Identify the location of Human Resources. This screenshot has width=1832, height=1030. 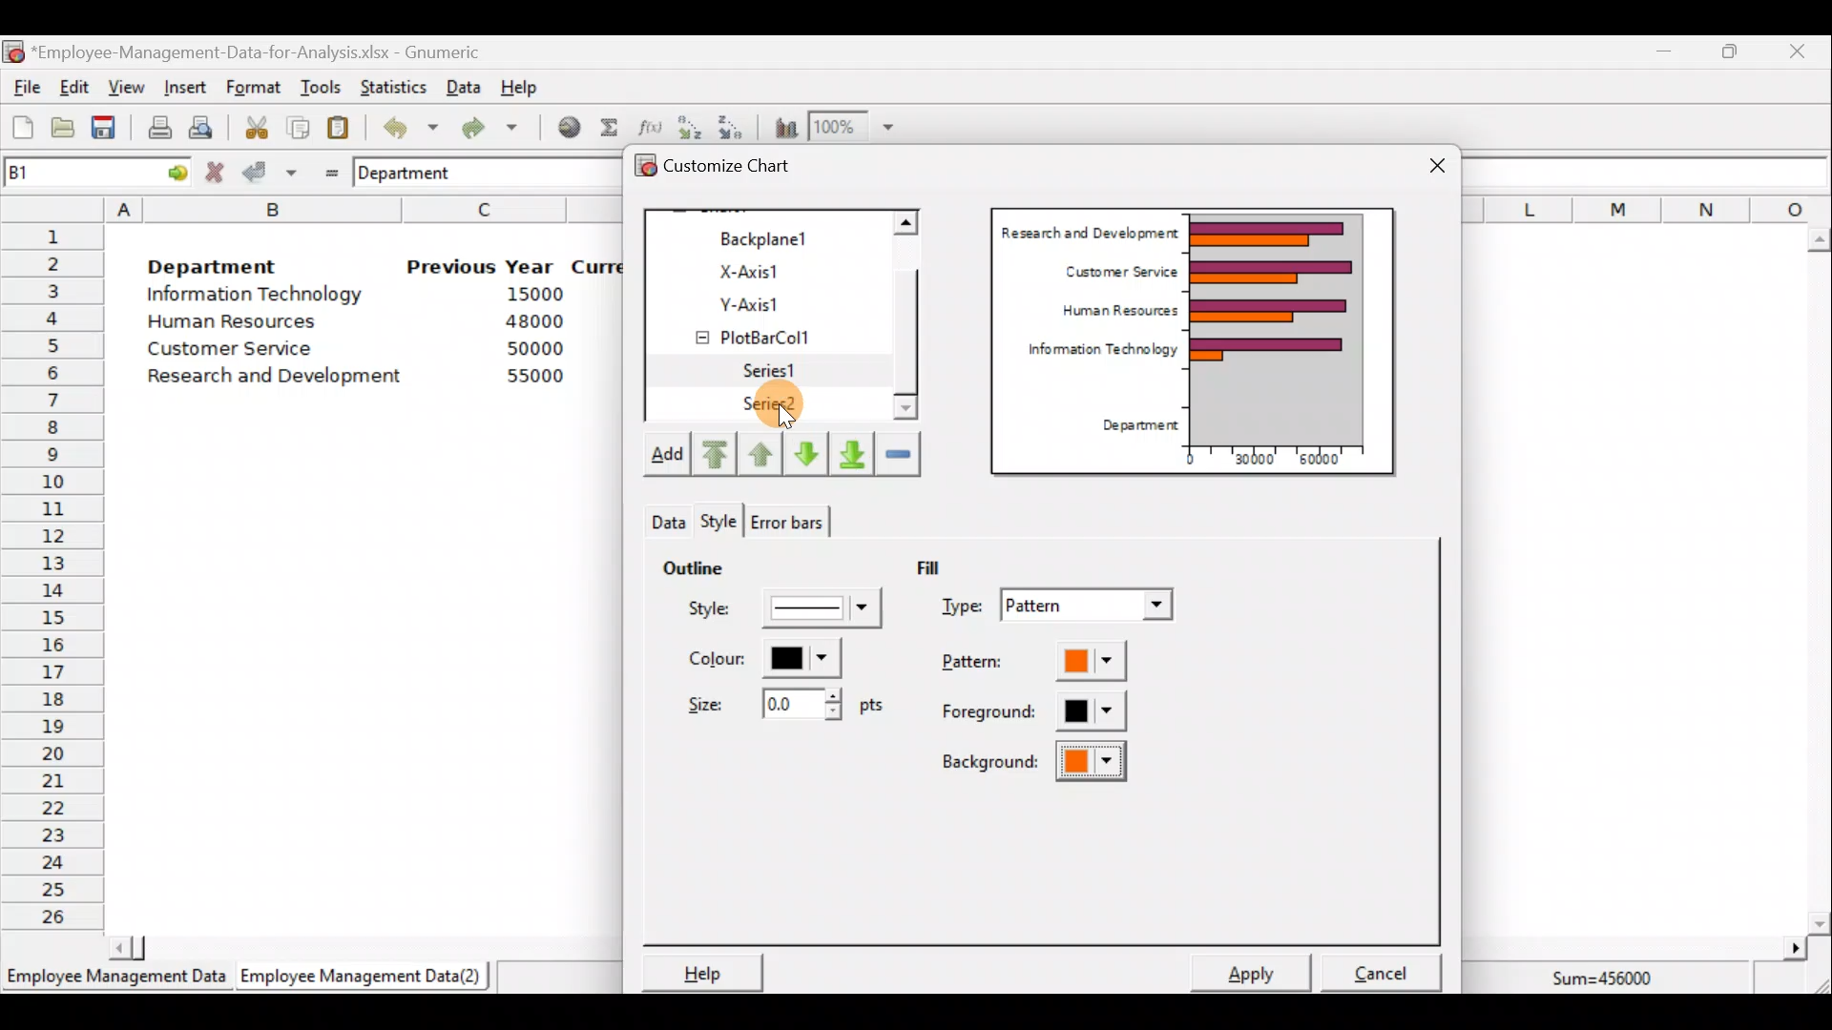
(241, 323).